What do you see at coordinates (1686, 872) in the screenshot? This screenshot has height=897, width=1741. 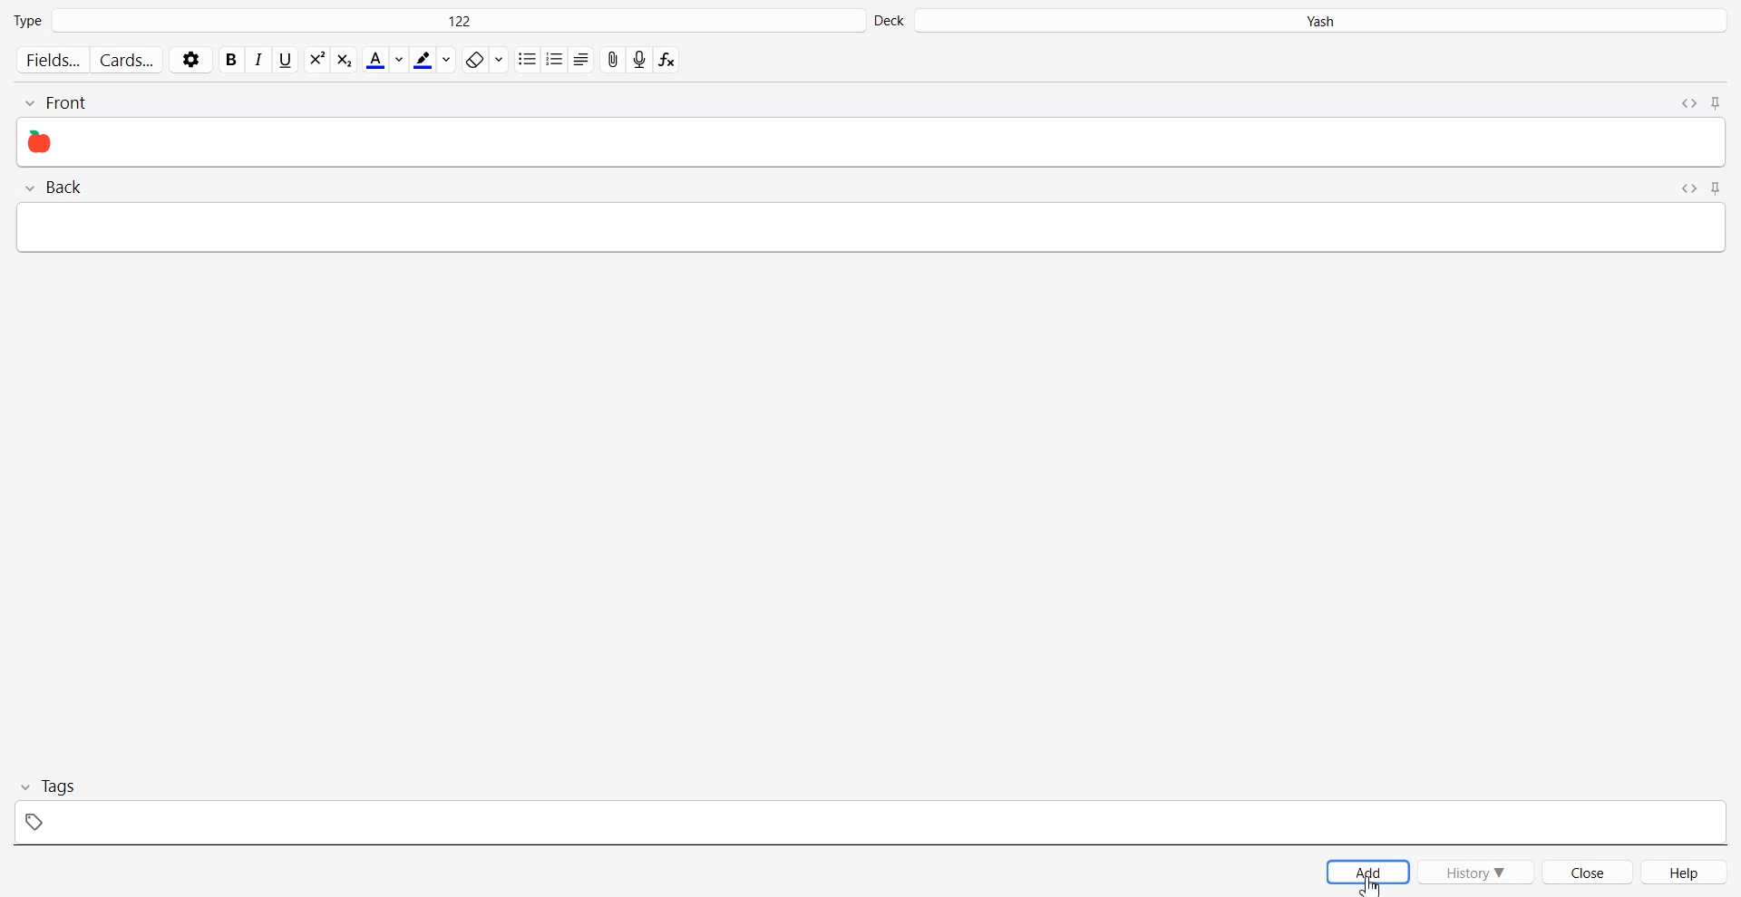 I see `Help` at bounding box center [1686, 872].